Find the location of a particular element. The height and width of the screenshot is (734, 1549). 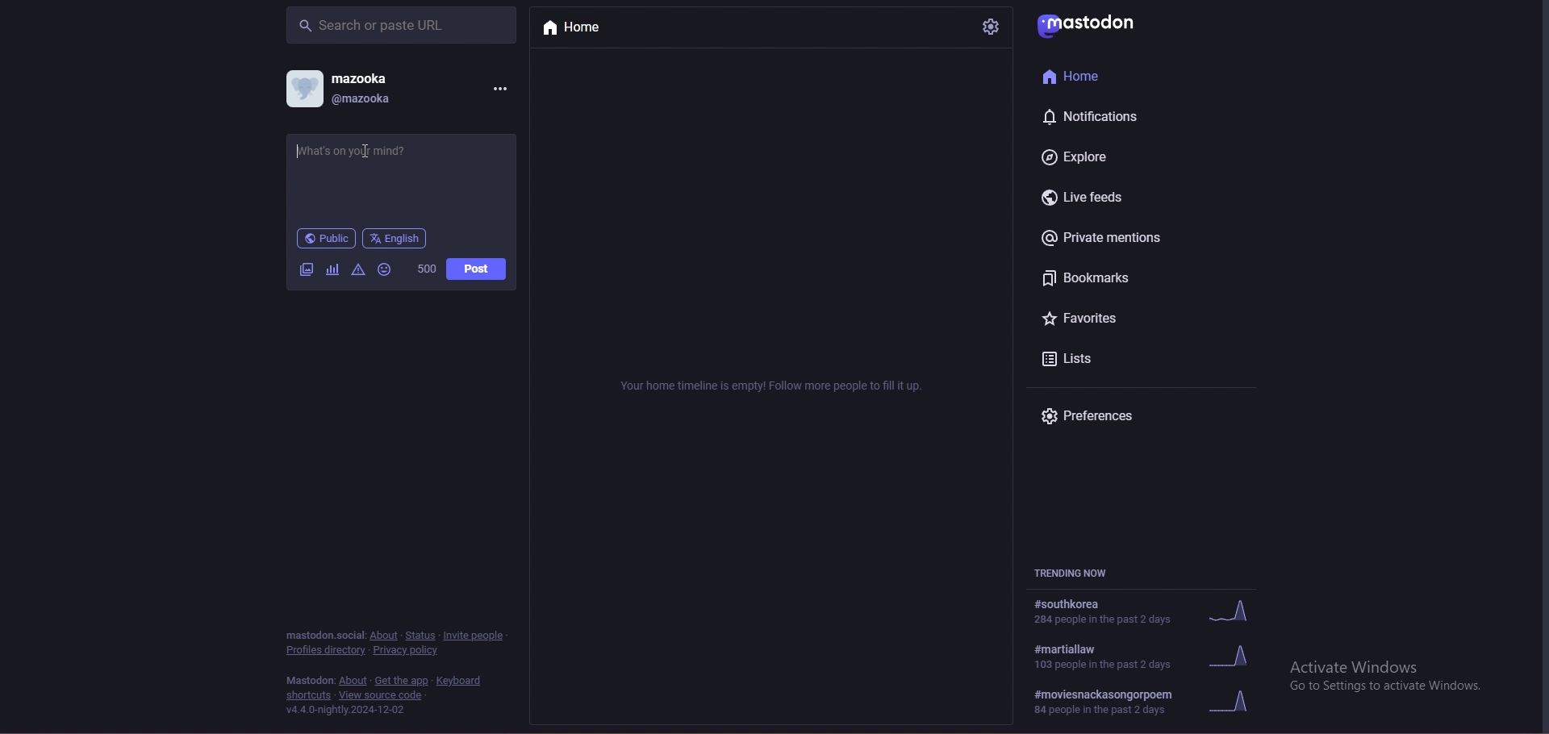

bookmarks is located at coordinates (1123, 281).